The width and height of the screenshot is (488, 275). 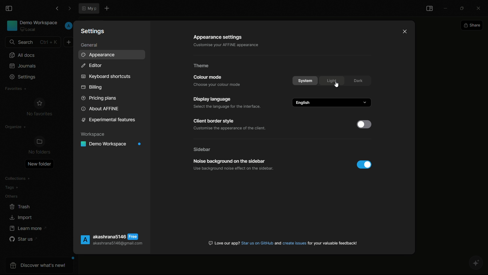 I want to click on demo workspace, so click(x=32, y=26).